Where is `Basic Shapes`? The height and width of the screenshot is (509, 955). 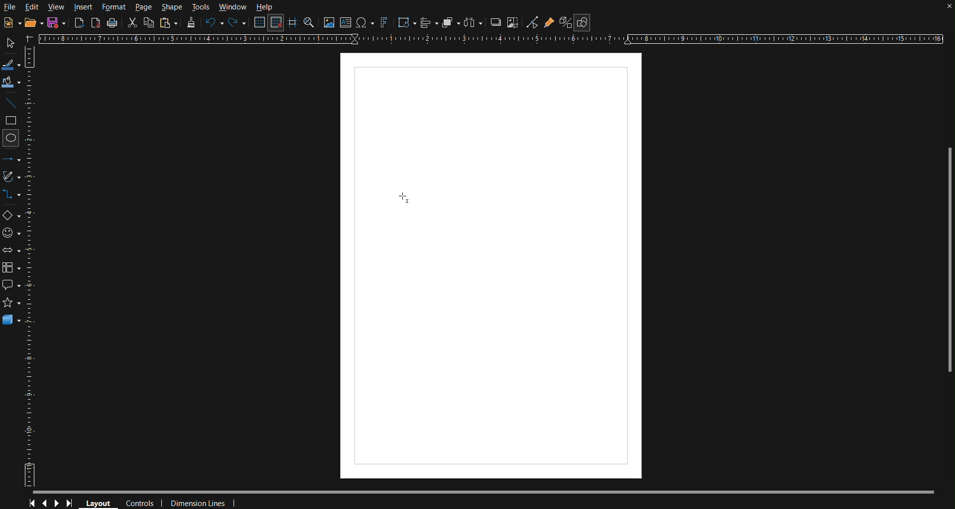
Basic Shapes is located at coordinates (11, 213).